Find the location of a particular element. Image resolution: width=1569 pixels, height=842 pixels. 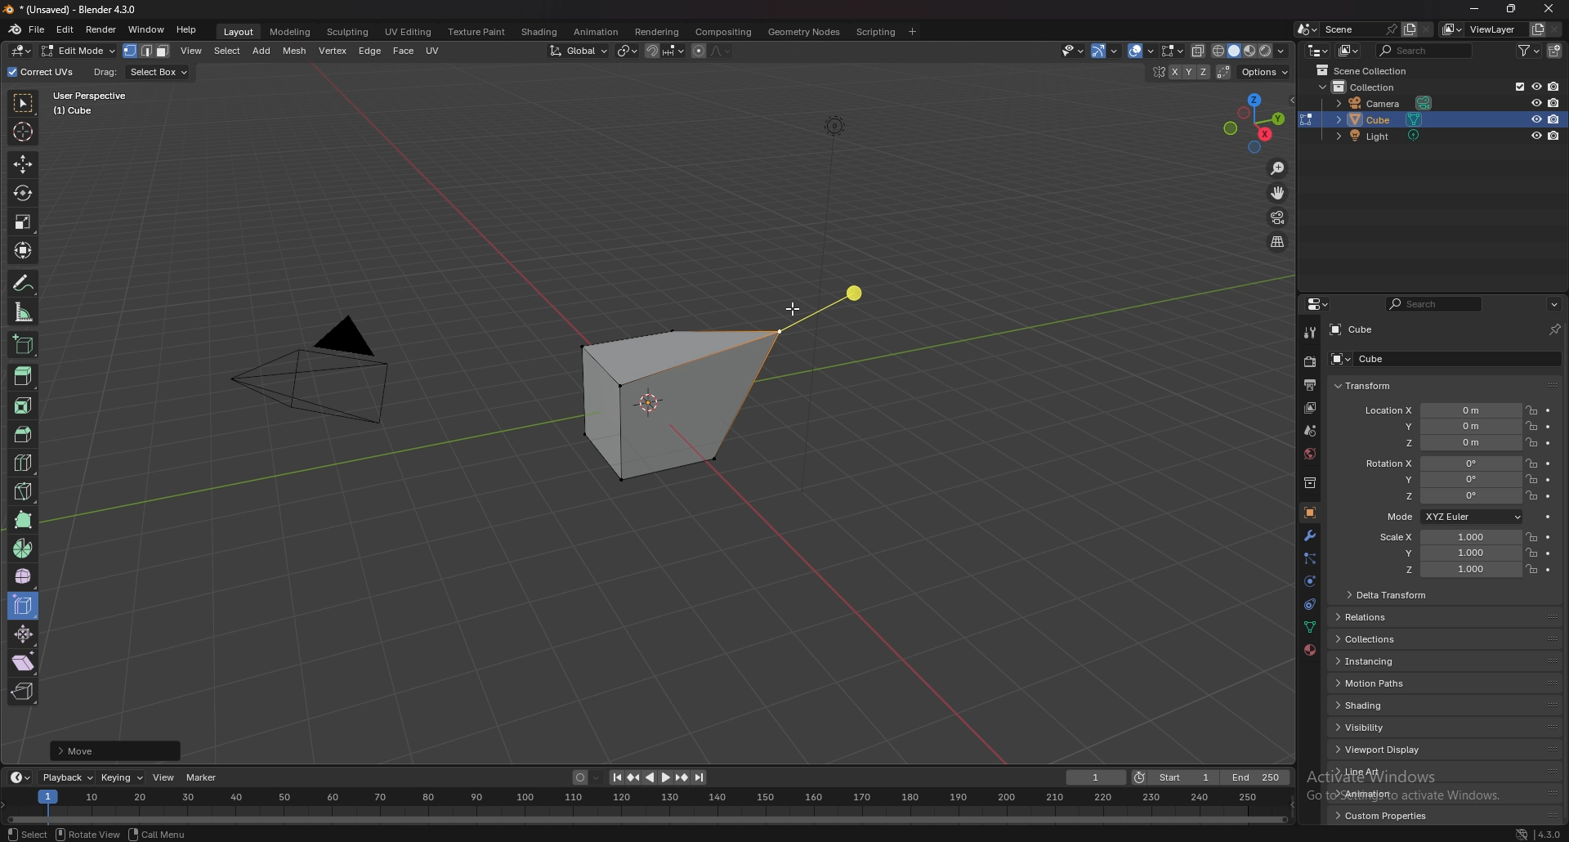

location x is located at coordinates (1437, 410).